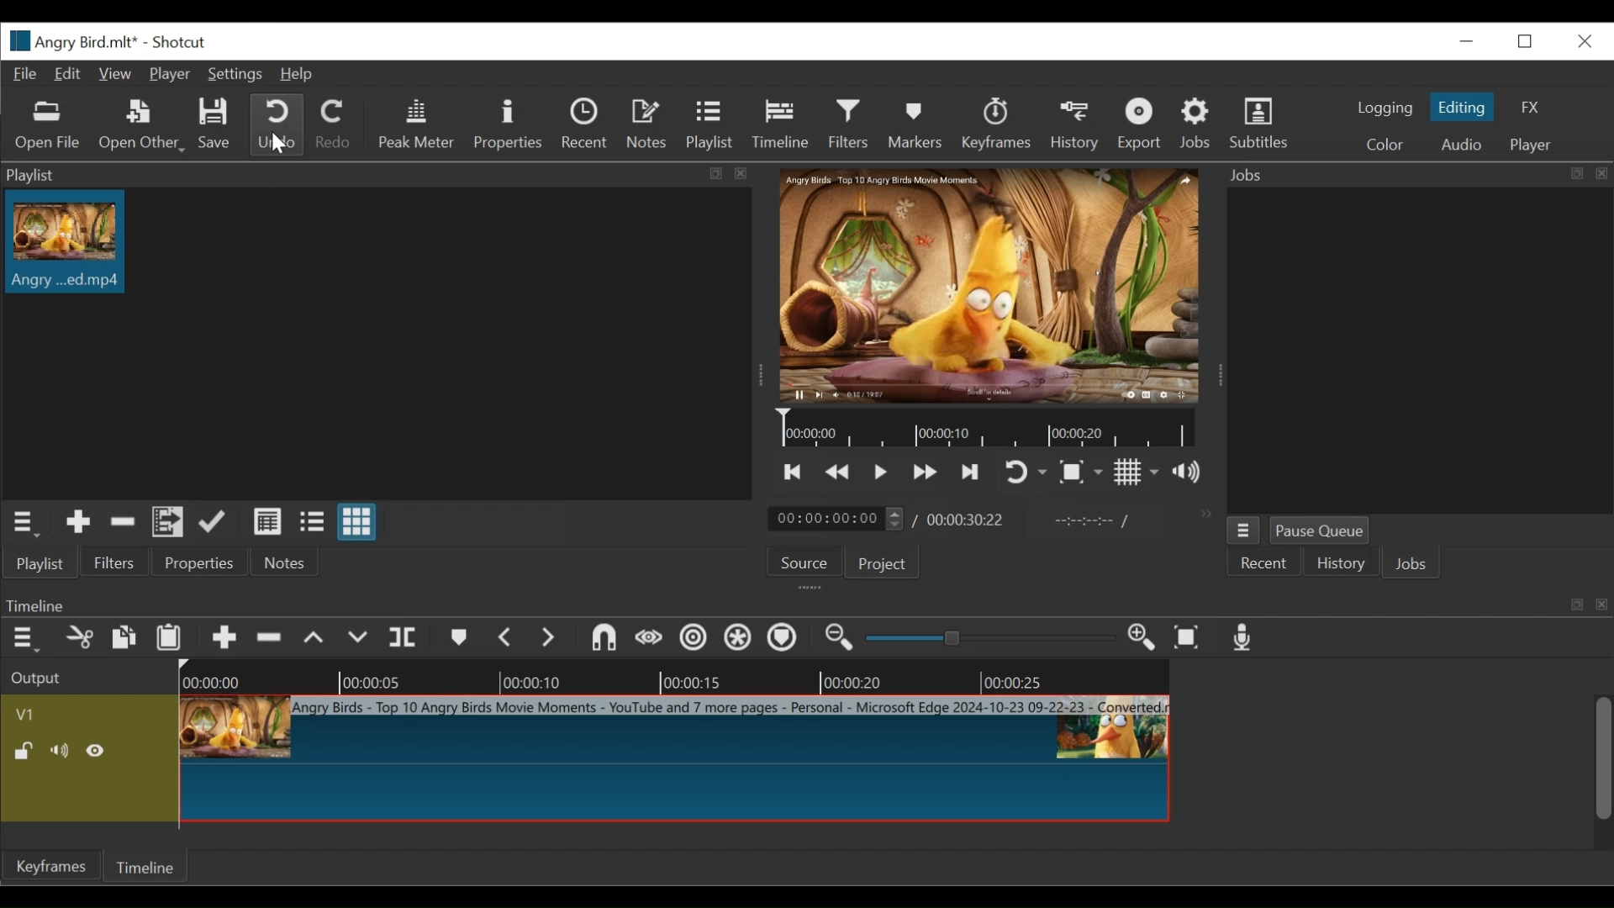 Image resolution: width=1614 pixels, height=908 pixels. I want to click on Append, so click(224, 637).